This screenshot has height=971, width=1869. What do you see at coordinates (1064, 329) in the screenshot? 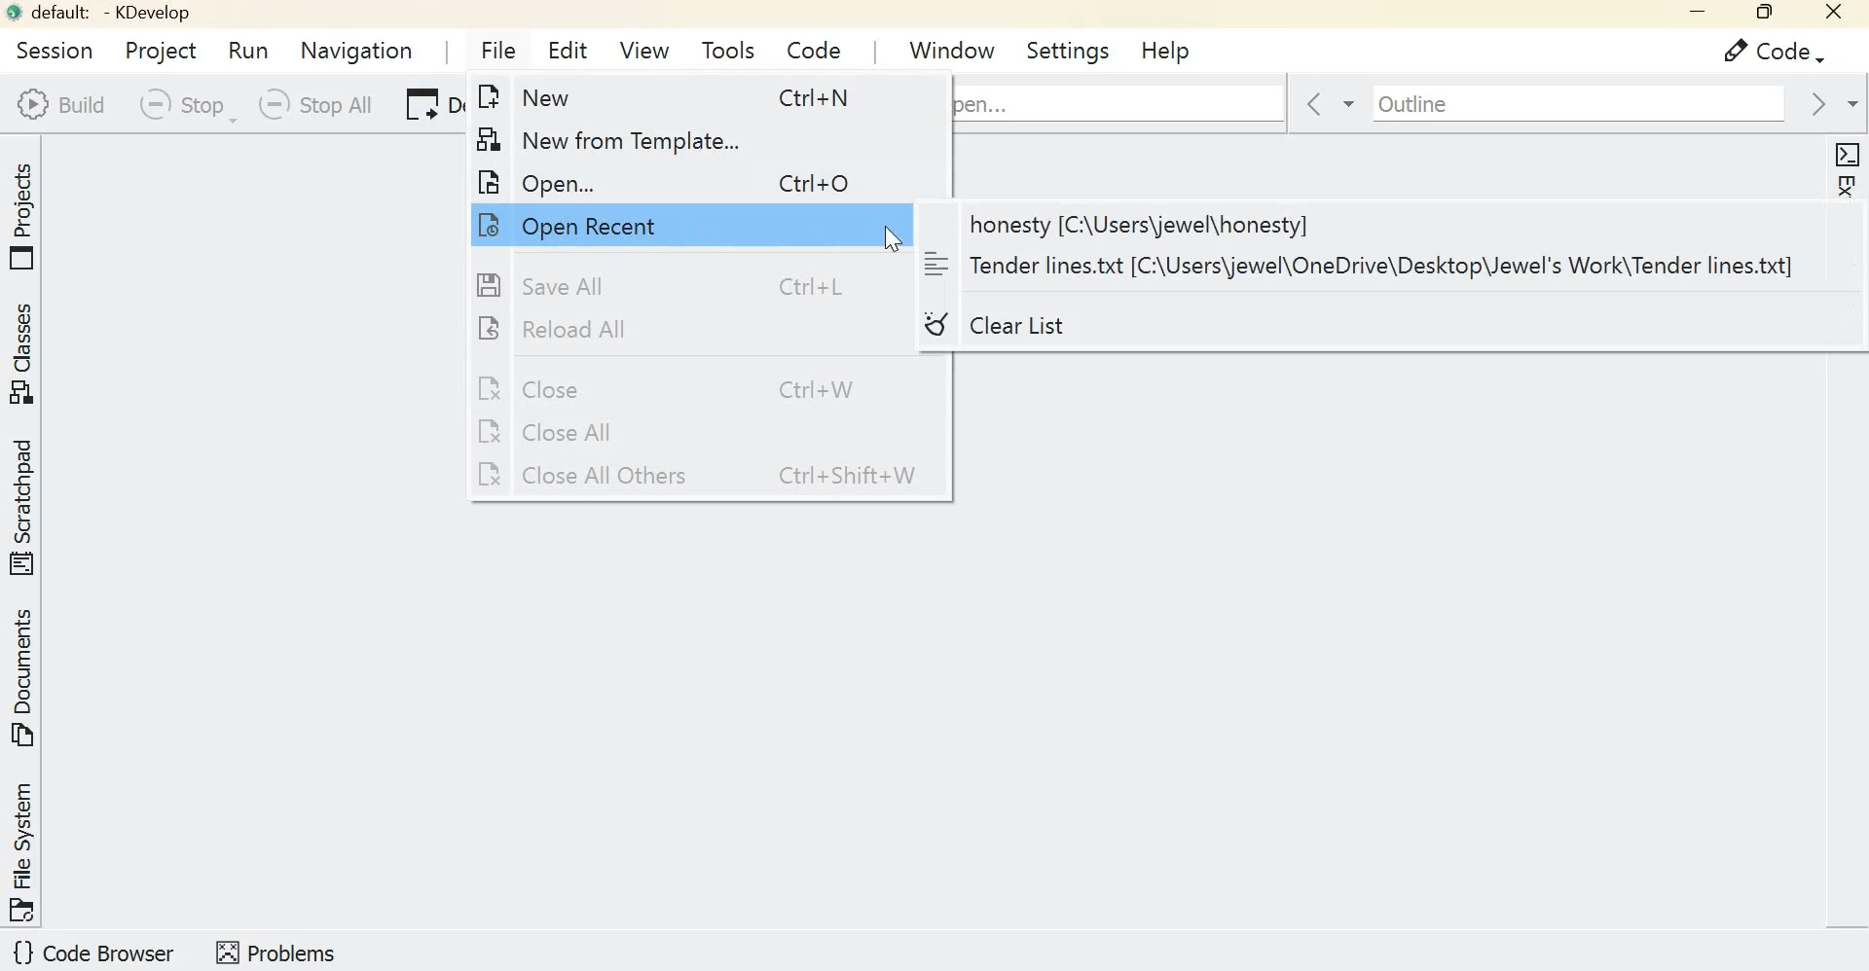
I see `Clear list` at bounding box center [1064, 329].